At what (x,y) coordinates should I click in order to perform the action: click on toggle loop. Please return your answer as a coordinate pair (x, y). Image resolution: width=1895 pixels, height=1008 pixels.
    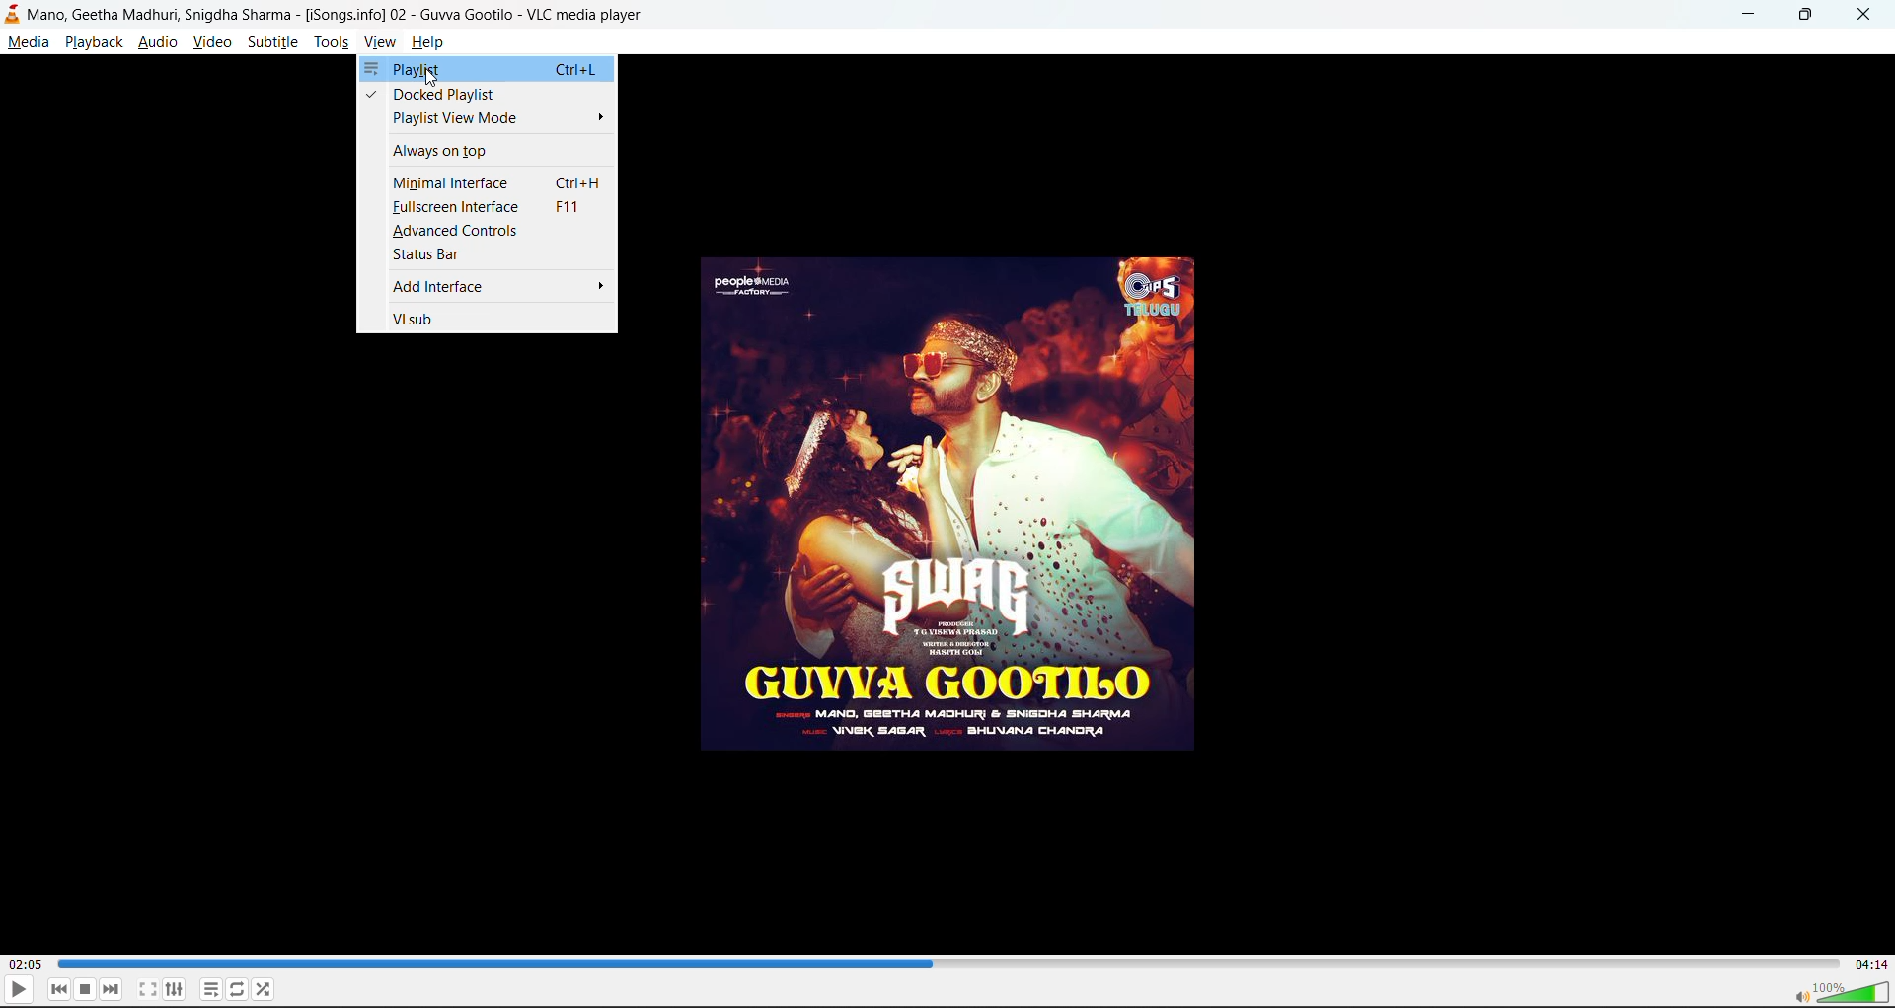
    Looking at the image, I should click on (238, 988).